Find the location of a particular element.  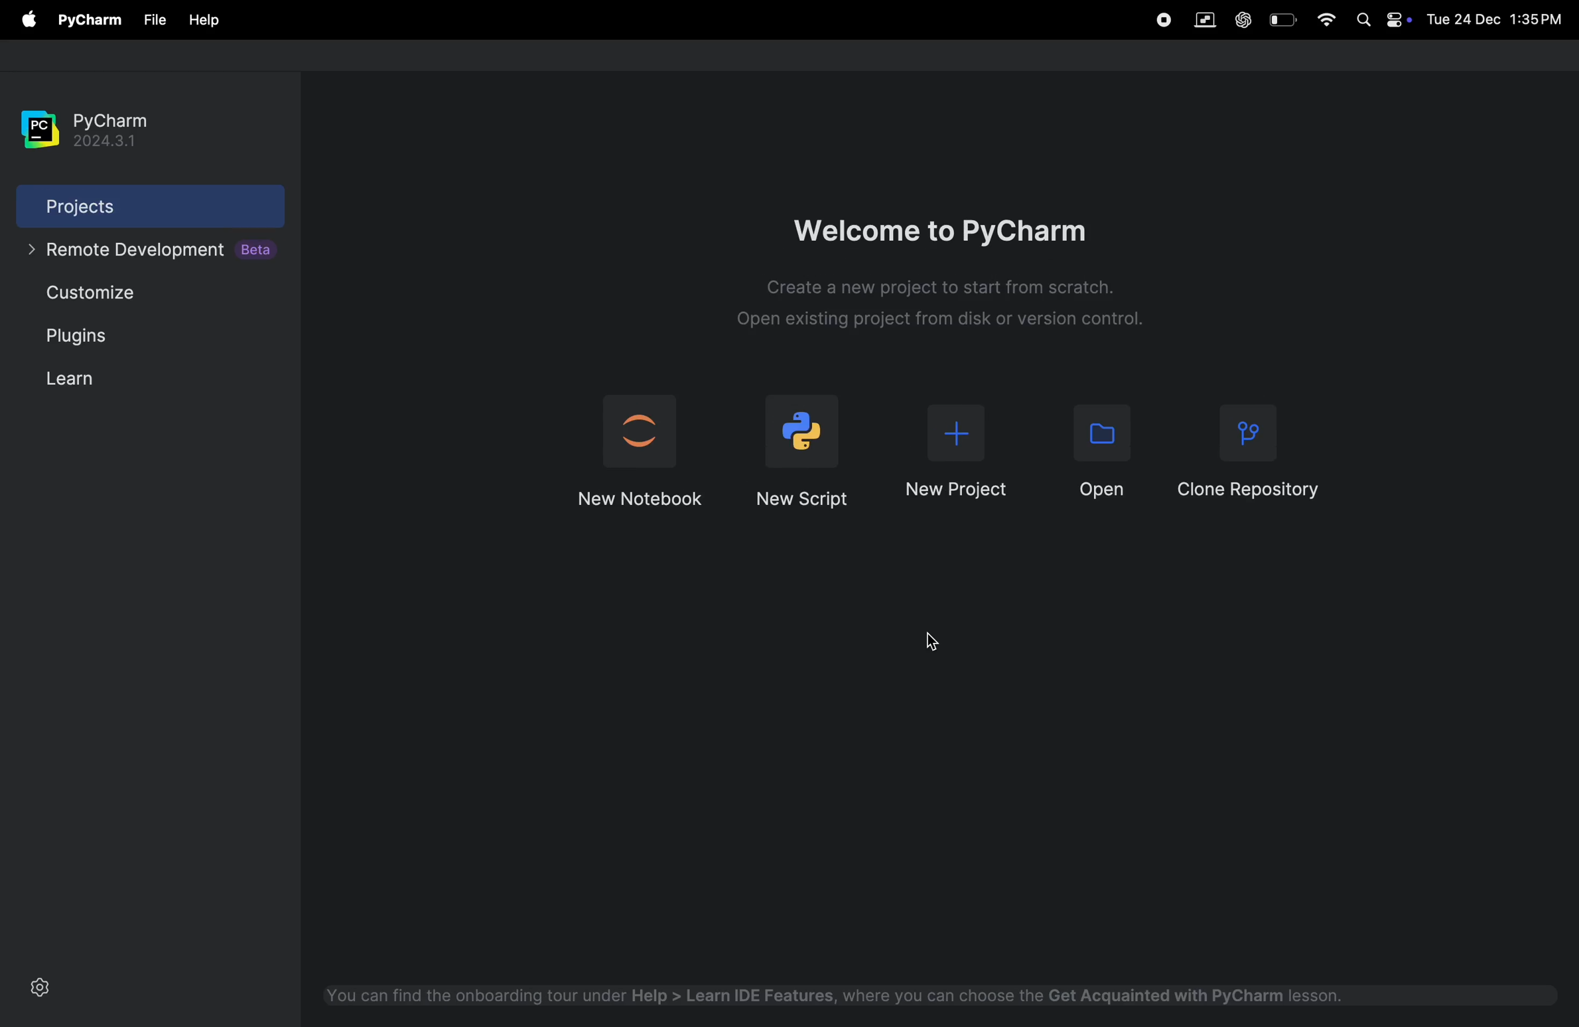

parallel space is located at coordinates (1200, 21).